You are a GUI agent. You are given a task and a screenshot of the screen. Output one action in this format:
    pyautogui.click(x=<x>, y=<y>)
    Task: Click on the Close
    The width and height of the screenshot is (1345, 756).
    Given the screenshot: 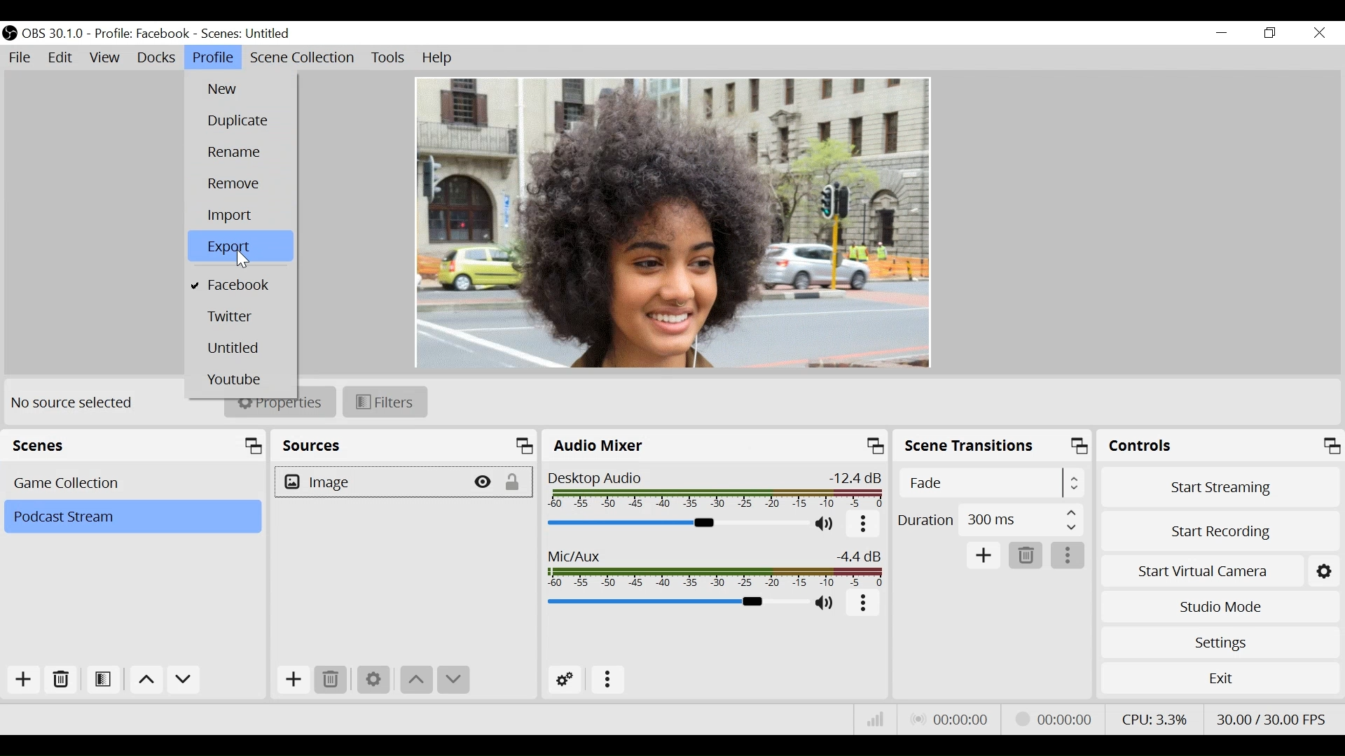 What is the action you would take?
    pyautogui.click(x=1319, y=32)
    